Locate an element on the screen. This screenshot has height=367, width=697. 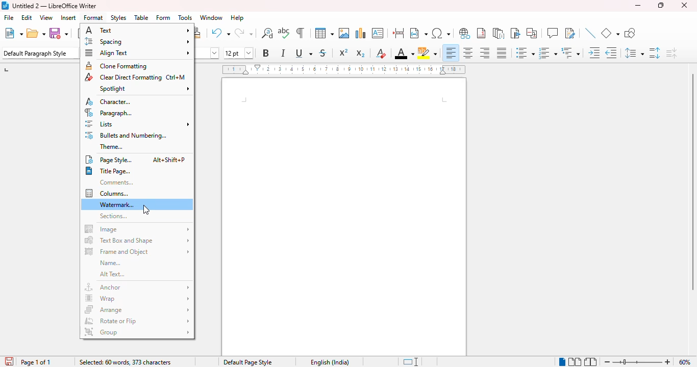
view is located at coordinates (46, 17).